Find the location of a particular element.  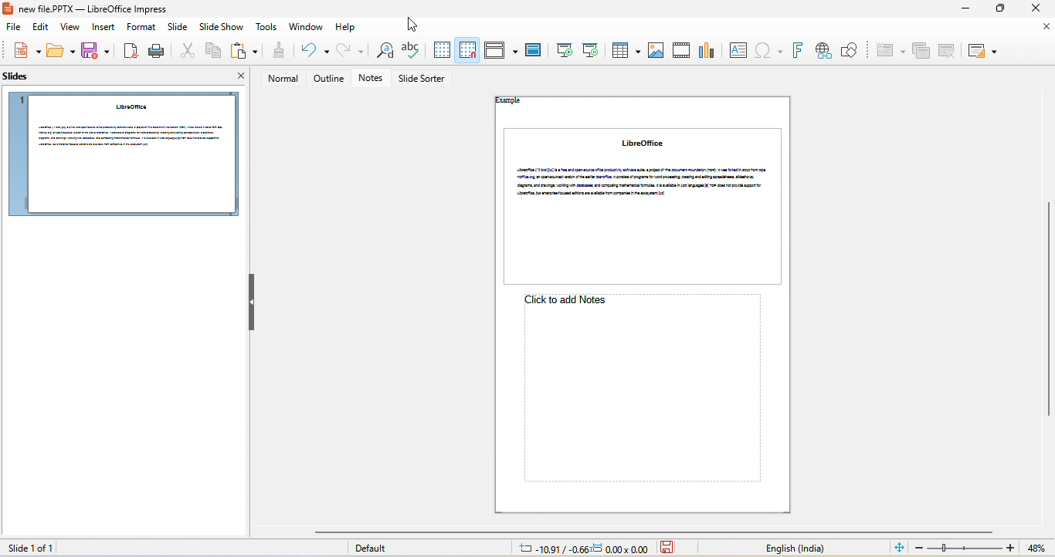

slide show is located at coordinates (222, 29).